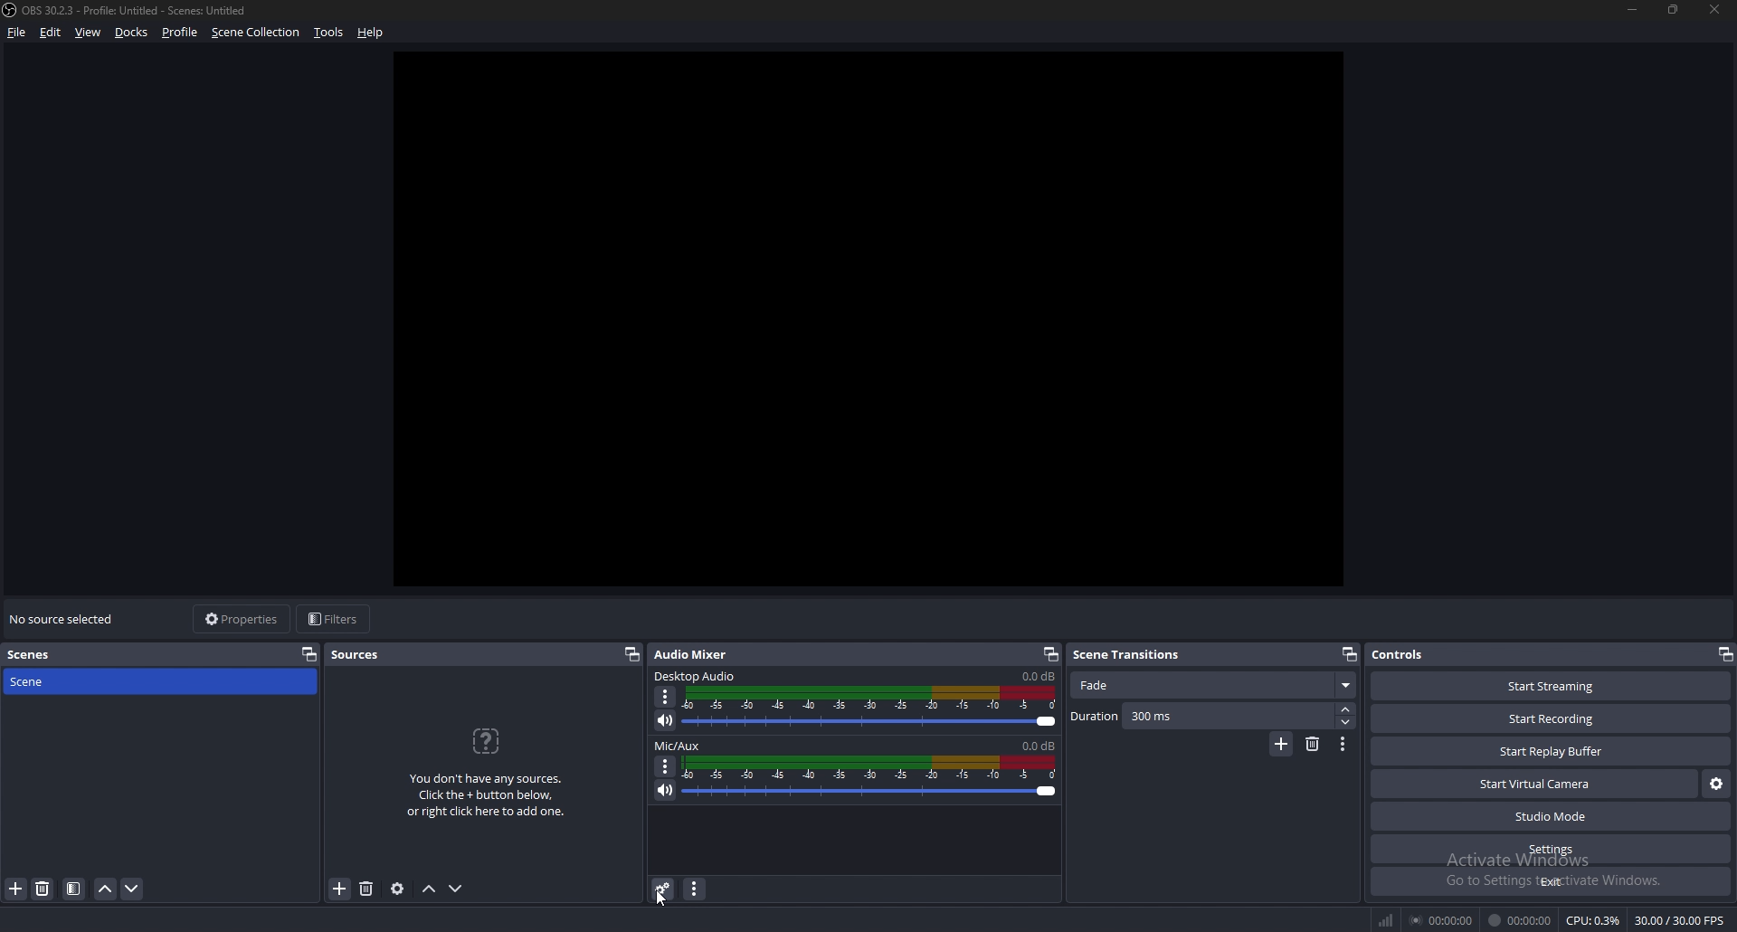  I want to click on filters, so click(336, 620).